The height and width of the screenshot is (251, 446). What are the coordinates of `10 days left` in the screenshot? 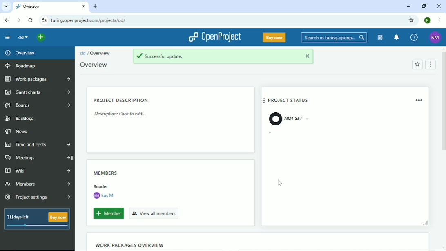 It's located at (36, 220).